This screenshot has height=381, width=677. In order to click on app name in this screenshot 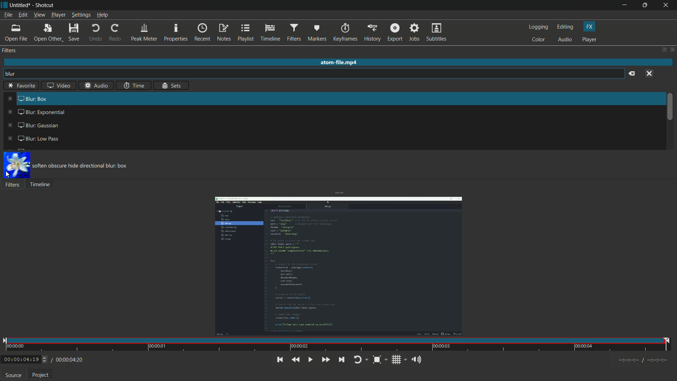, I will do `click(44, 6)`.